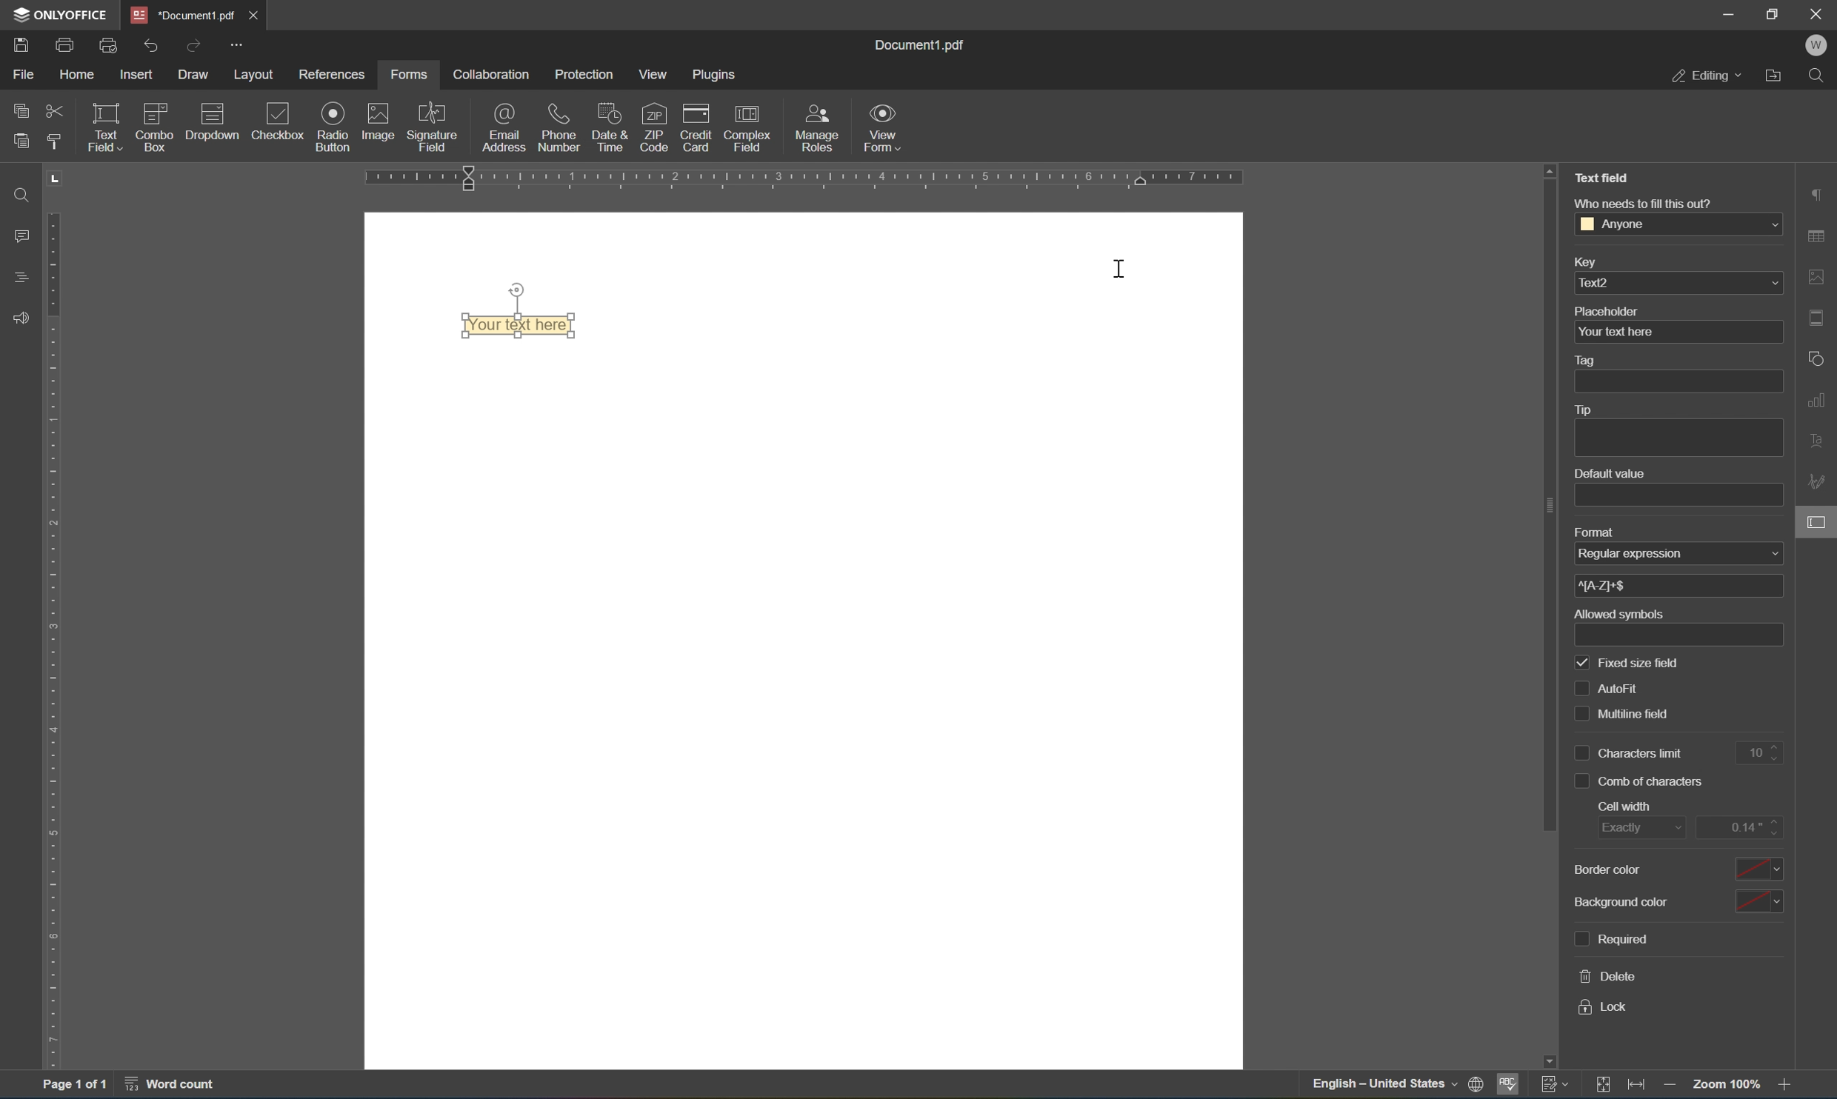 This screenshot has width=1837, height=1099. What do you see at coordinates (1818, 191) in the screenshot?
I see `paragraph settings` at bounding box center [1818, 191].